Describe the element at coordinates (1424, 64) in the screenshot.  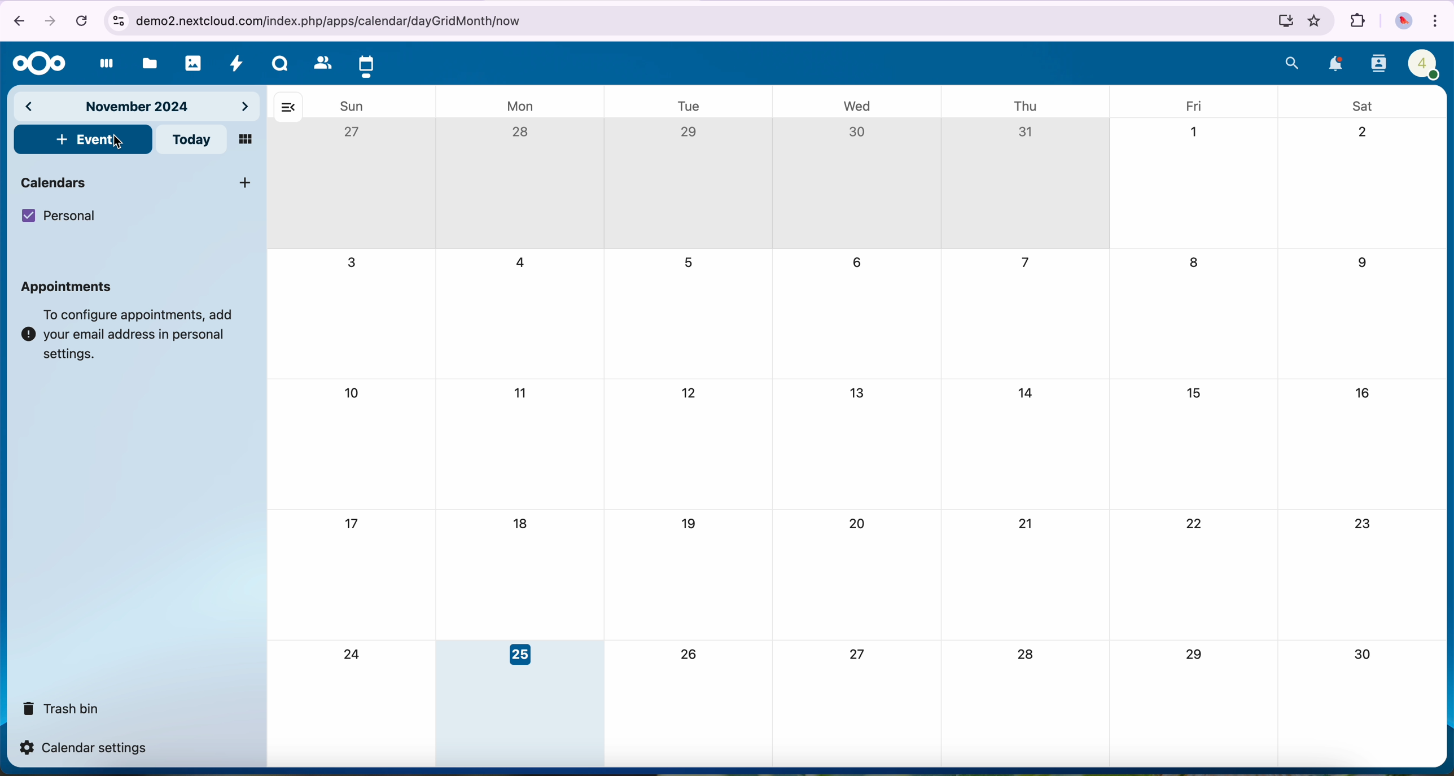
I see `profile` at that location.